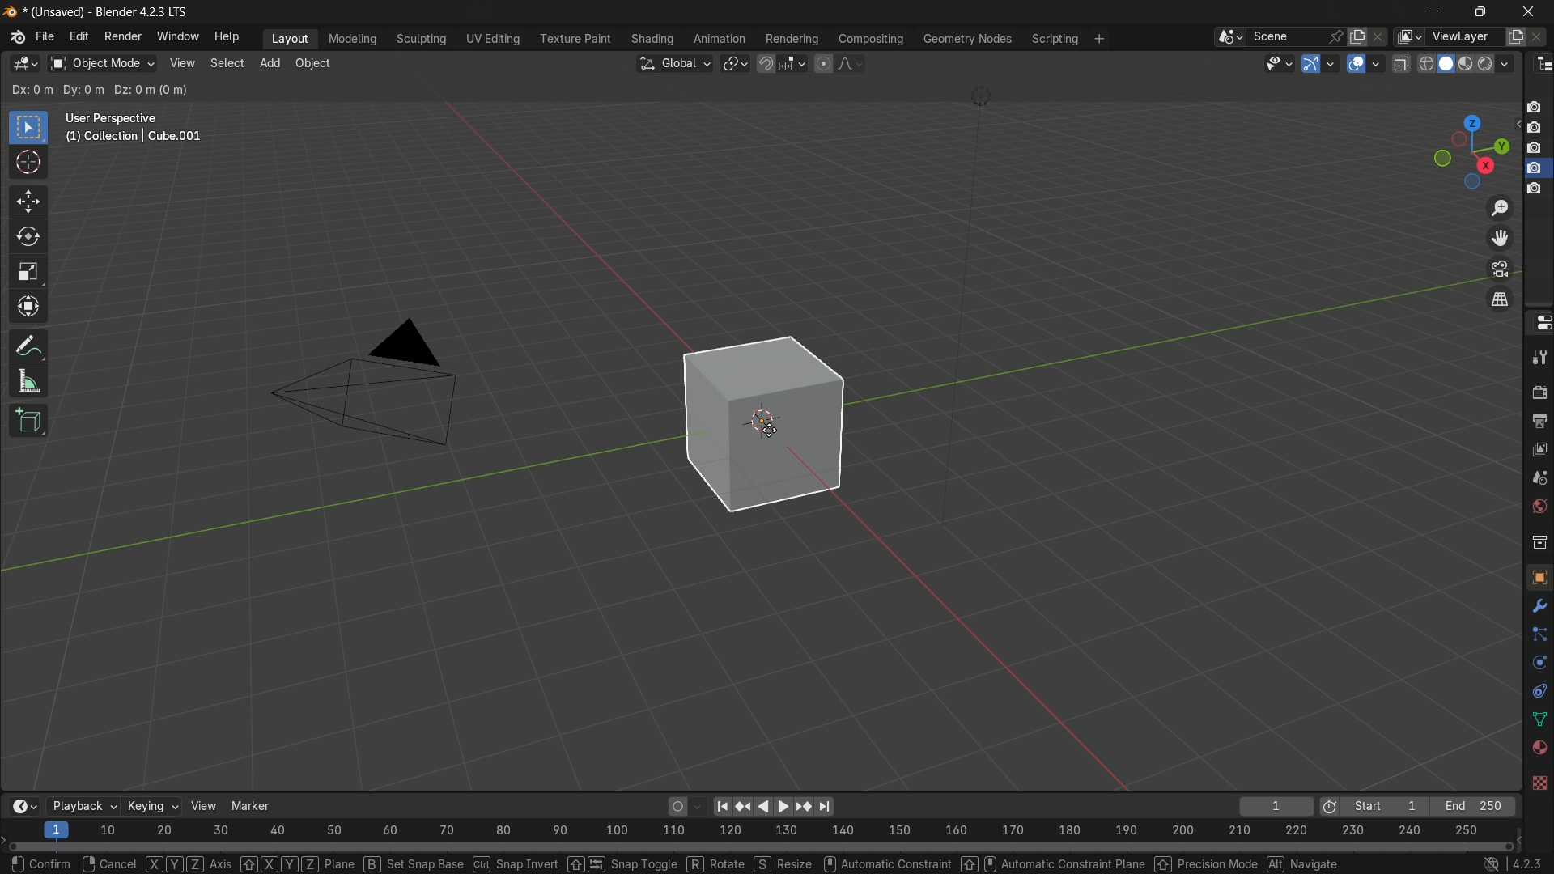  Describe the element at coordinates (352, 37) in the screenshot. I see `modeling menu` at that location.